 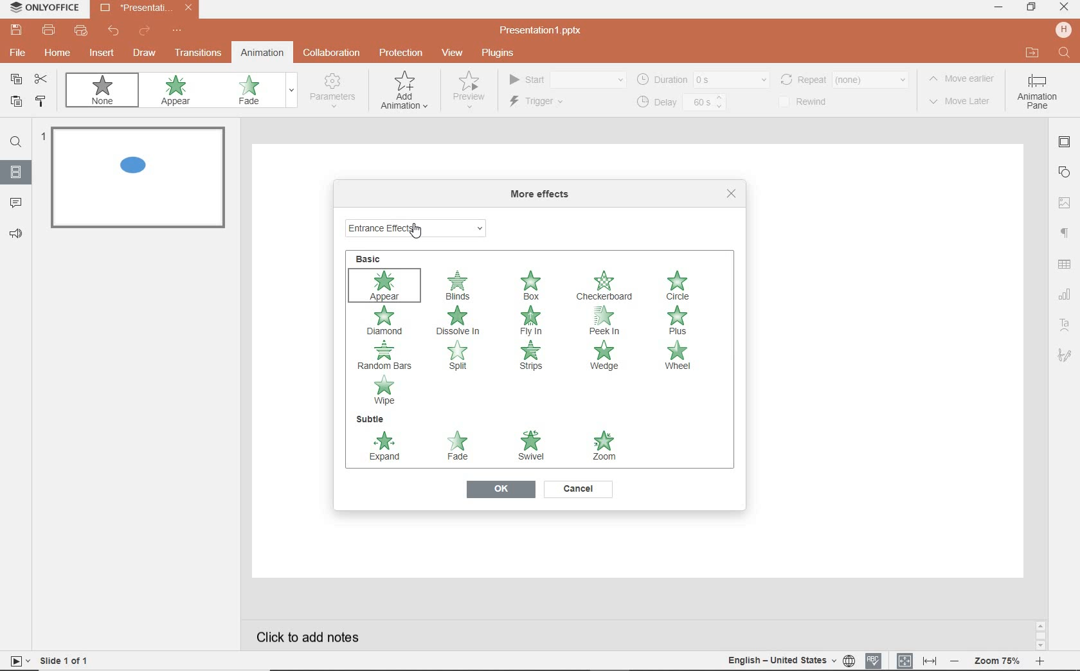 What do you see at coordinates (417, 233) in the screenshot?
I see `mouse pointer` at bounding box center [417, 233].